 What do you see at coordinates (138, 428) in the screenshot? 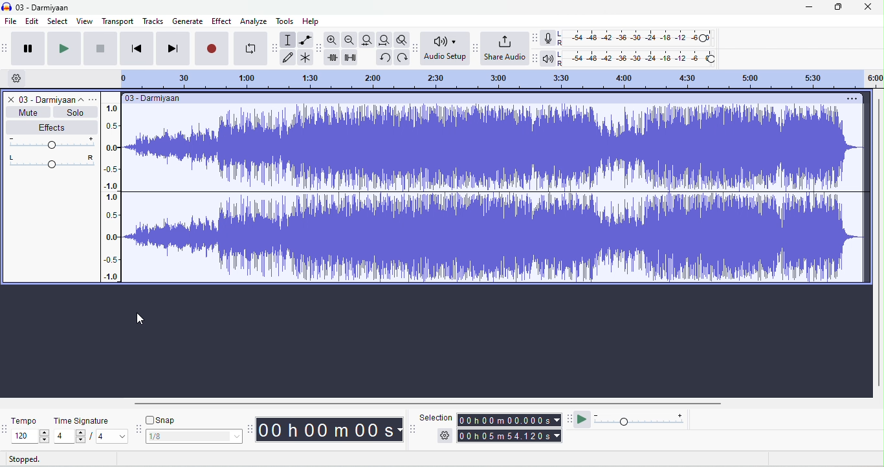
I see `snap options` at bounding box center [138, 428].